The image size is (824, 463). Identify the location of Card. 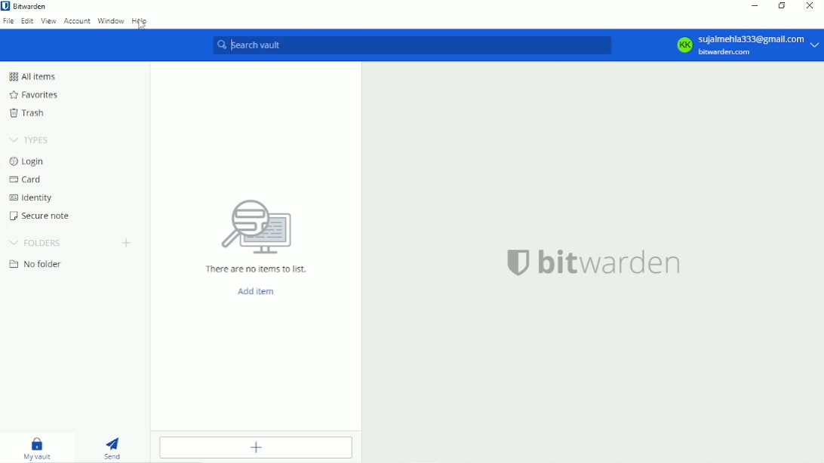
(26, 179).